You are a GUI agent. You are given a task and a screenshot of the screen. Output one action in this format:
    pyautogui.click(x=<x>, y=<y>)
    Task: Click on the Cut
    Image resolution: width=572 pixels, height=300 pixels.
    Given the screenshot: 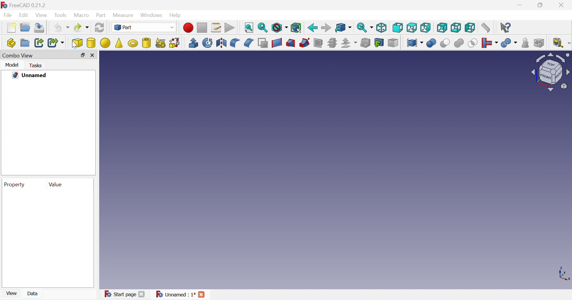 What is the action you would take?
    pyautogui.click(x=445, y=43)
    